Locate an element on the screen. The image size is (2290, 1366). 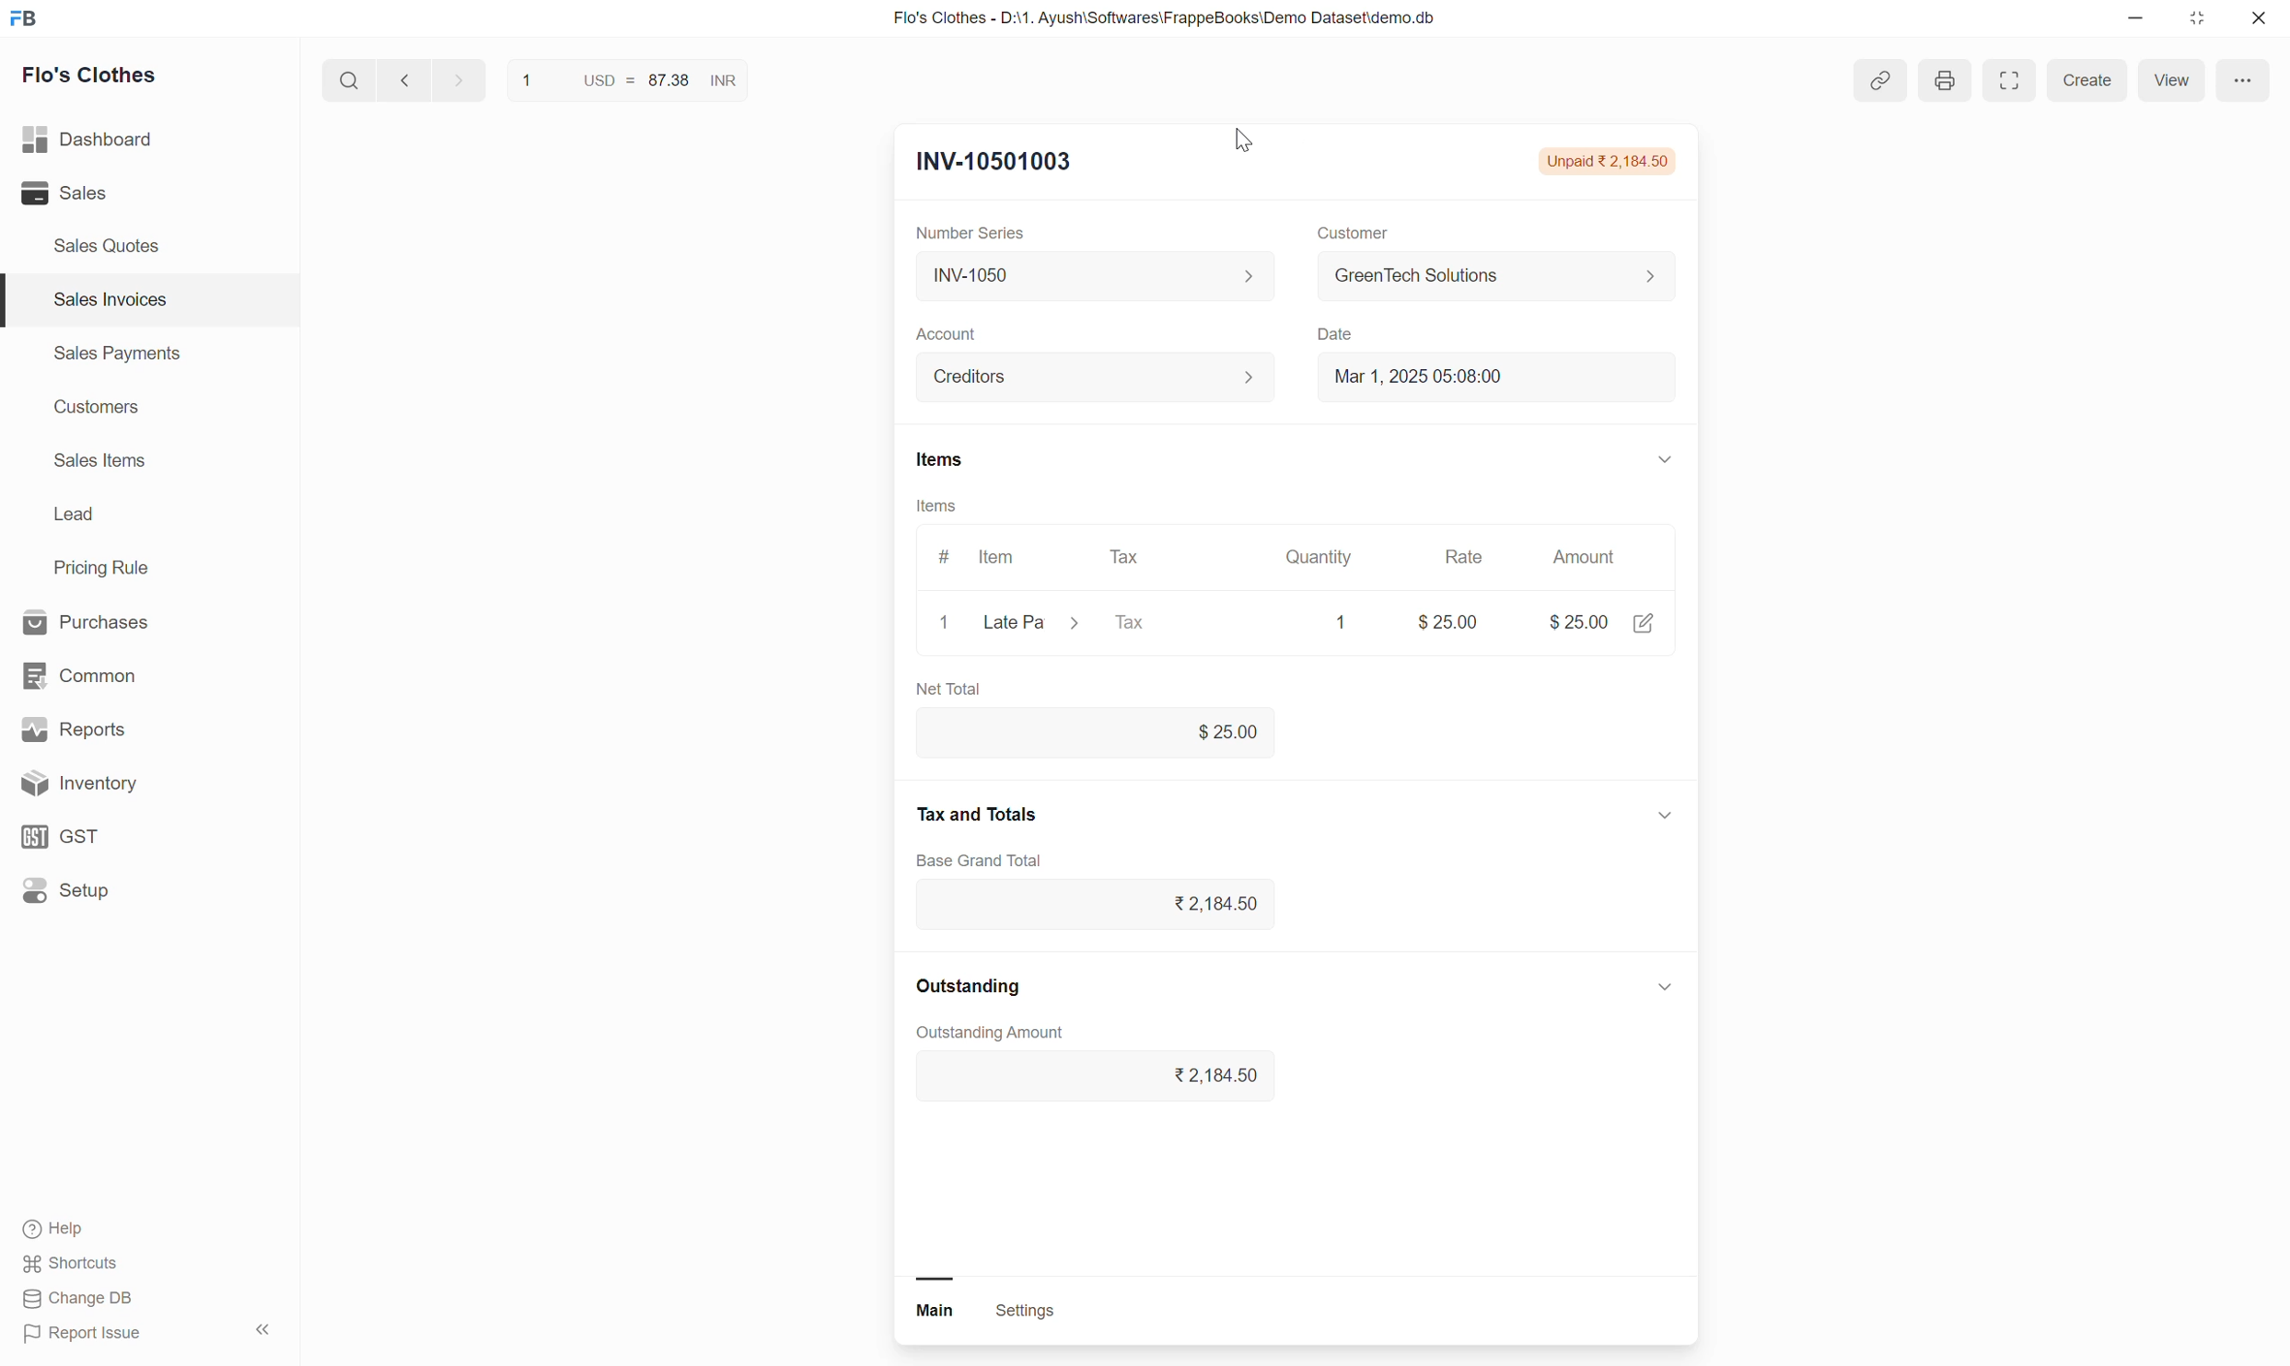
Pricing Rule is located at coordinates (104, 568).